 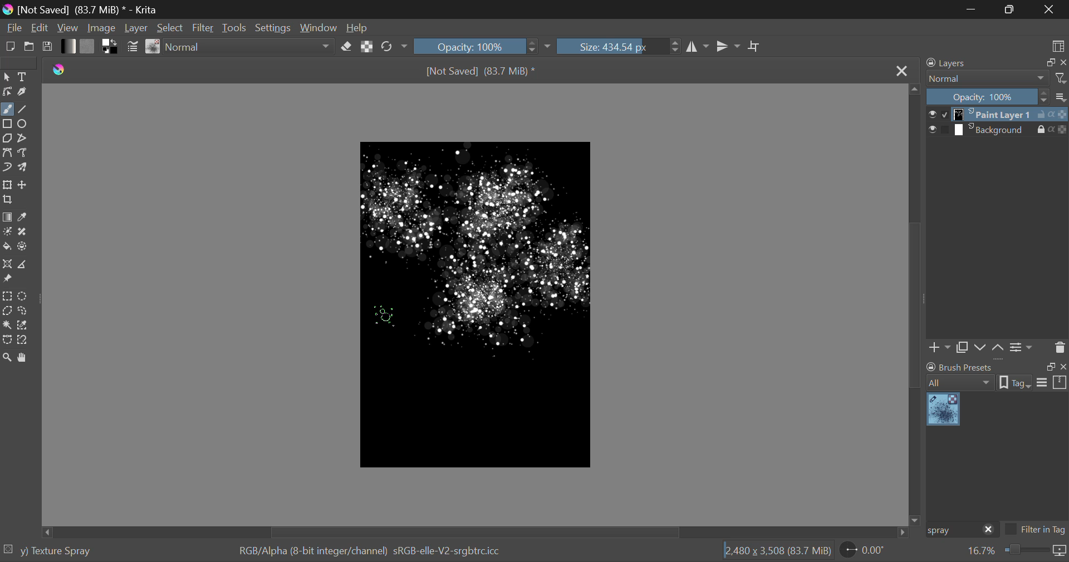 What do you see at coordinates (276, 27) in the screenshot?
I see `Settings` at bounding box center [276, 27].